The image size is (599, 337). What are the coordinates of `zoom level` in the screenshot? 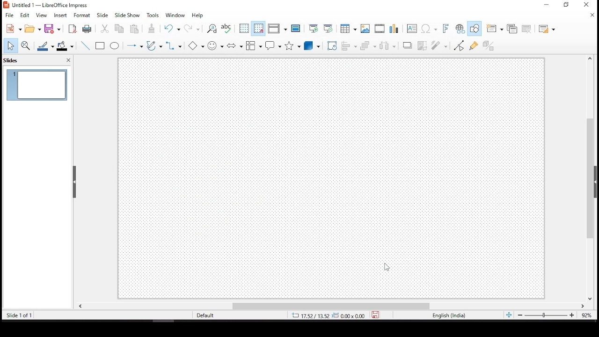 It's located at (584, 314).